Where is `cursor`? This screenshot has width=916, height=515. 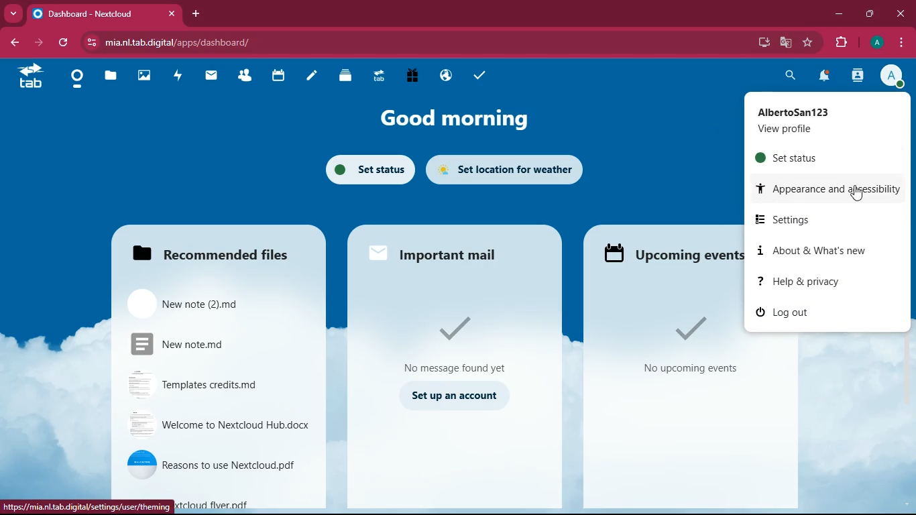 cursor is located at coordinates (853, 194).